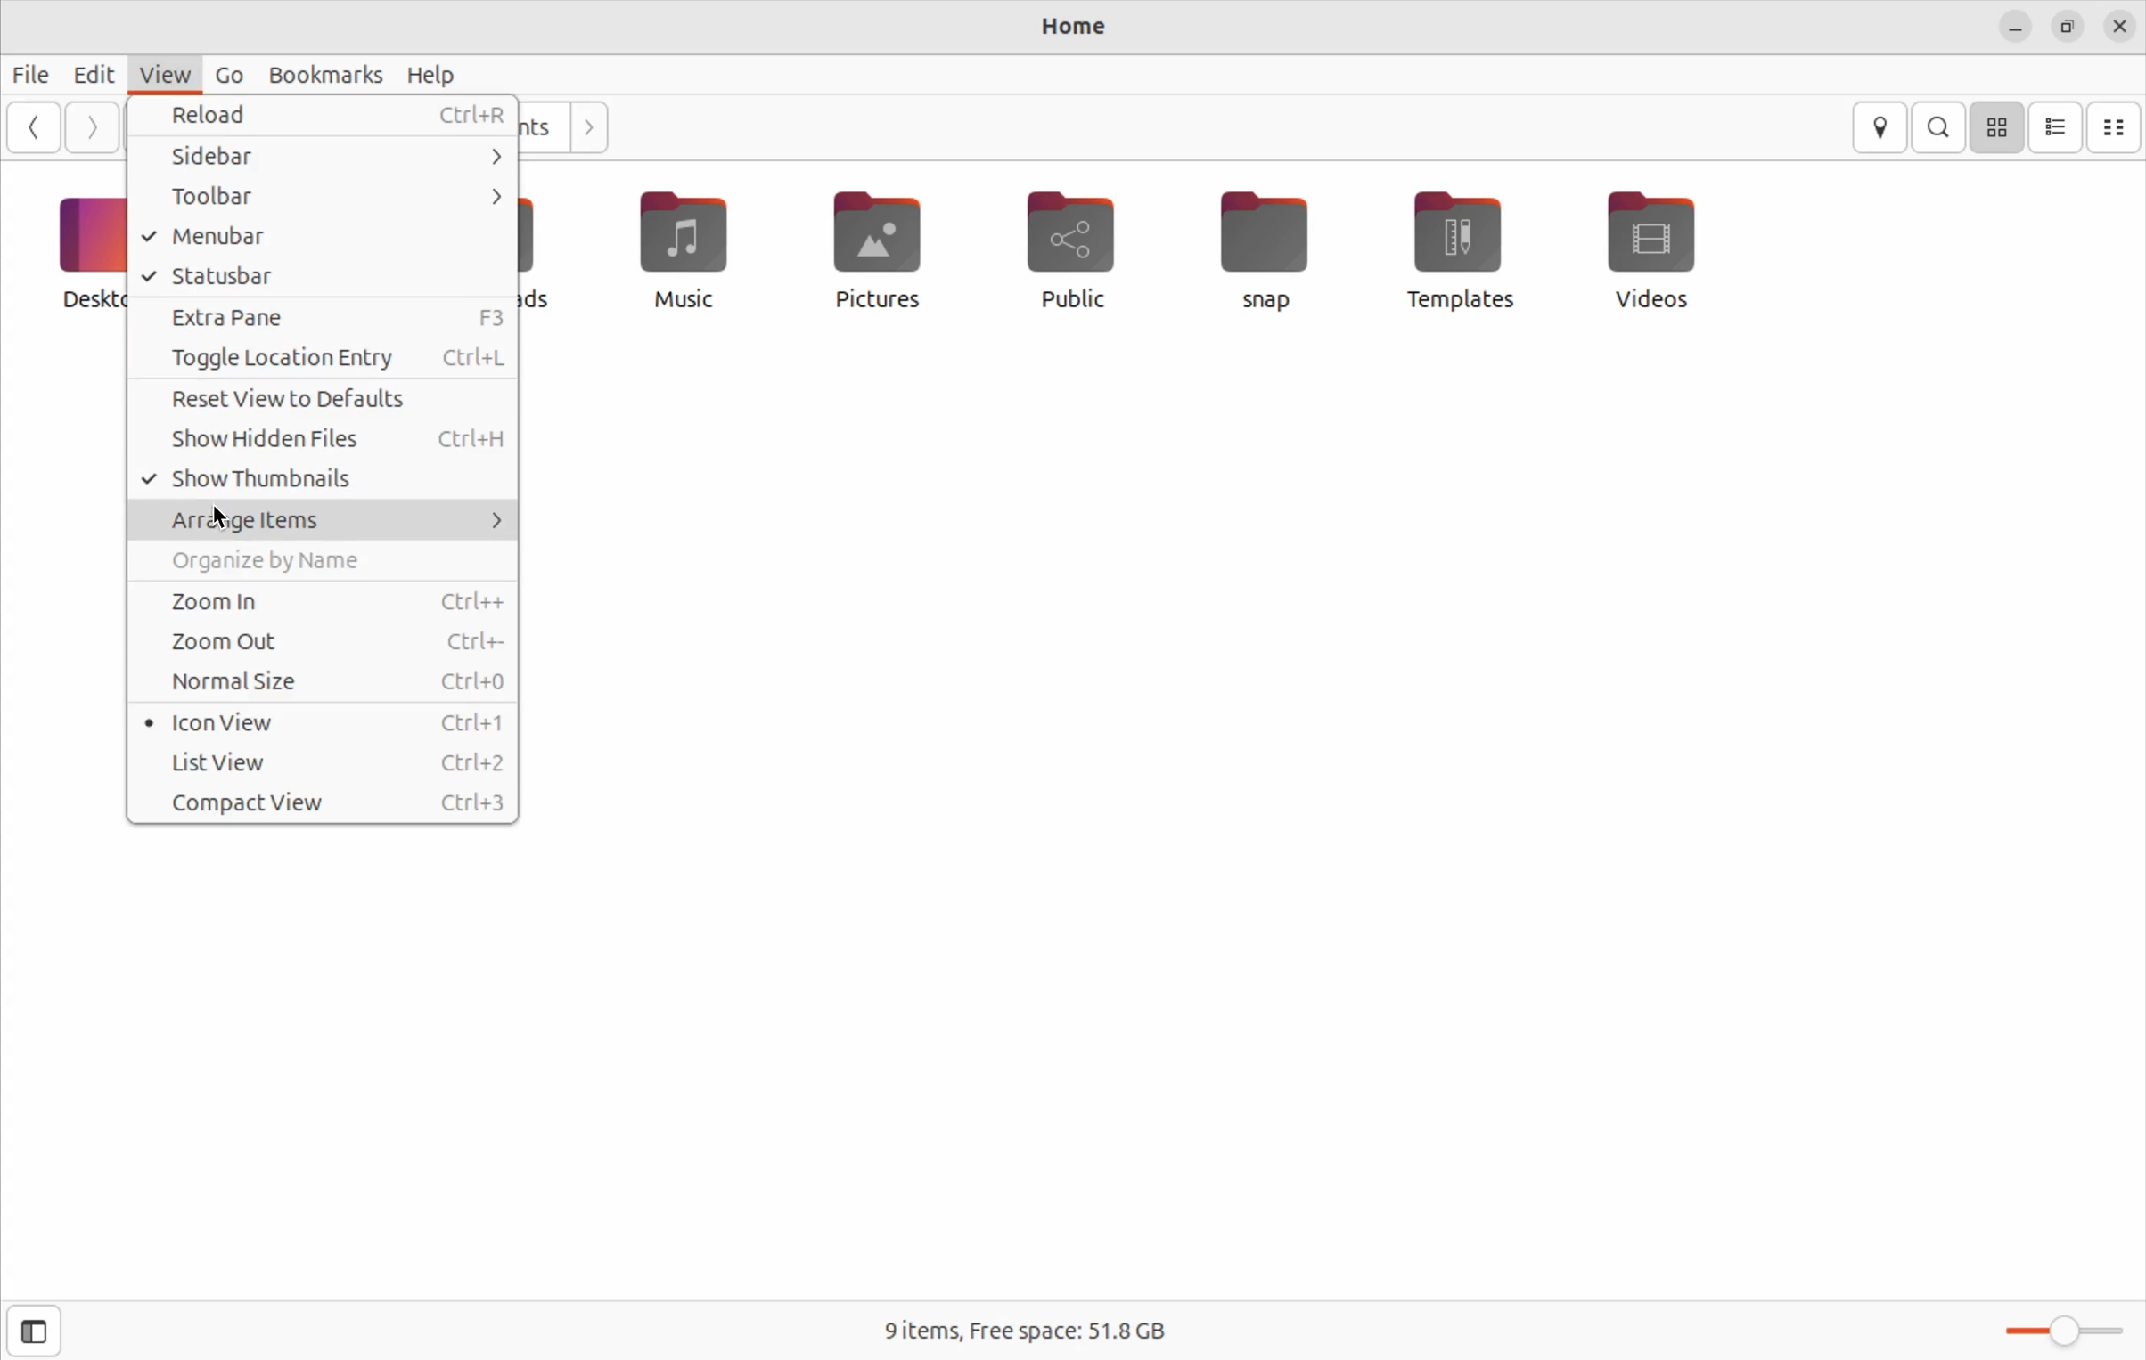  I want to click on sidebar, so click(321, 157).